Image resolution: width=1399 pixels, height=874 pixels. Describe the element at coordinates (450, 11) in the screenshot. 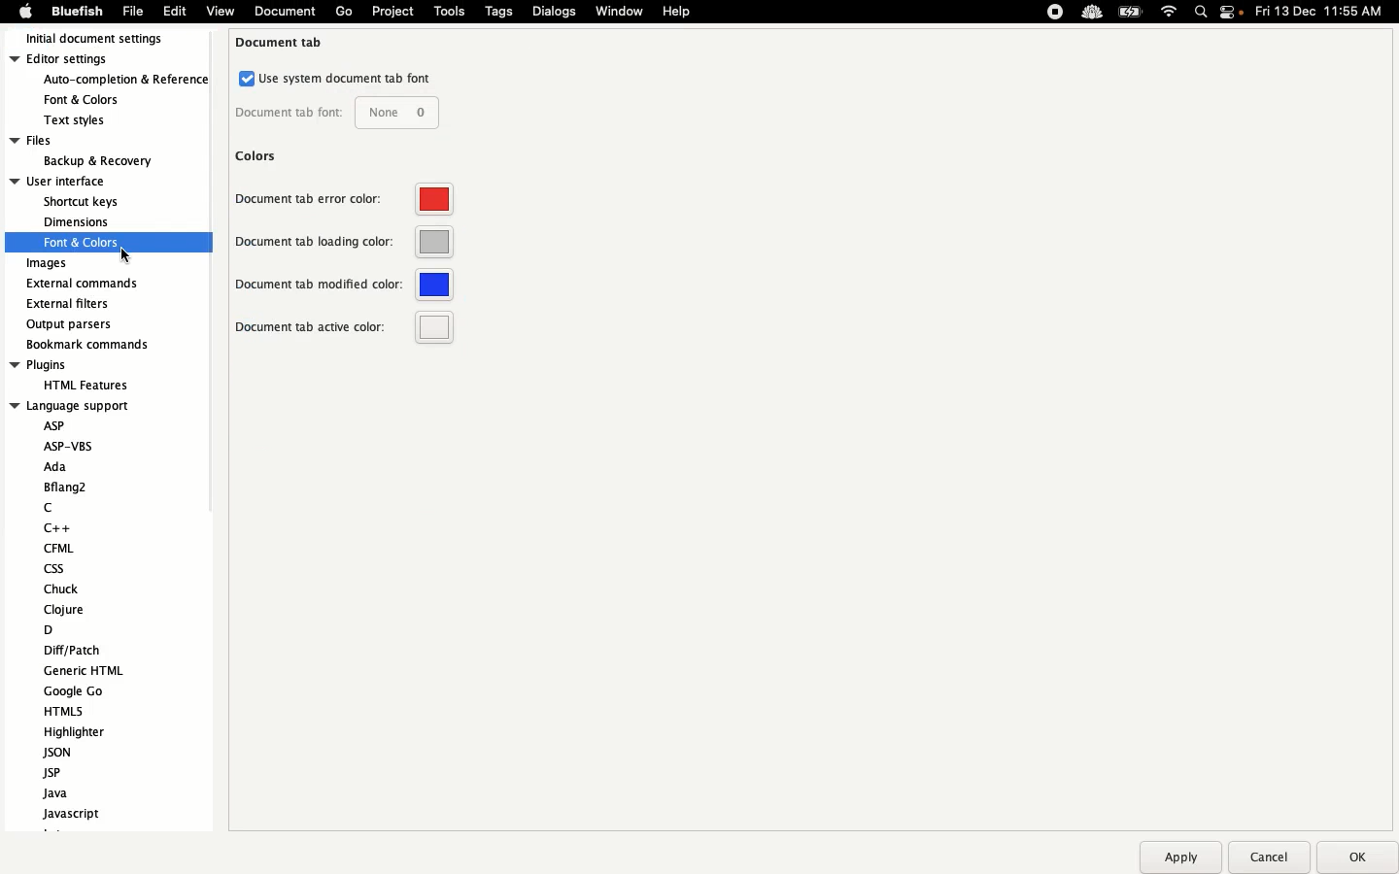

I see `Tools` at that location.